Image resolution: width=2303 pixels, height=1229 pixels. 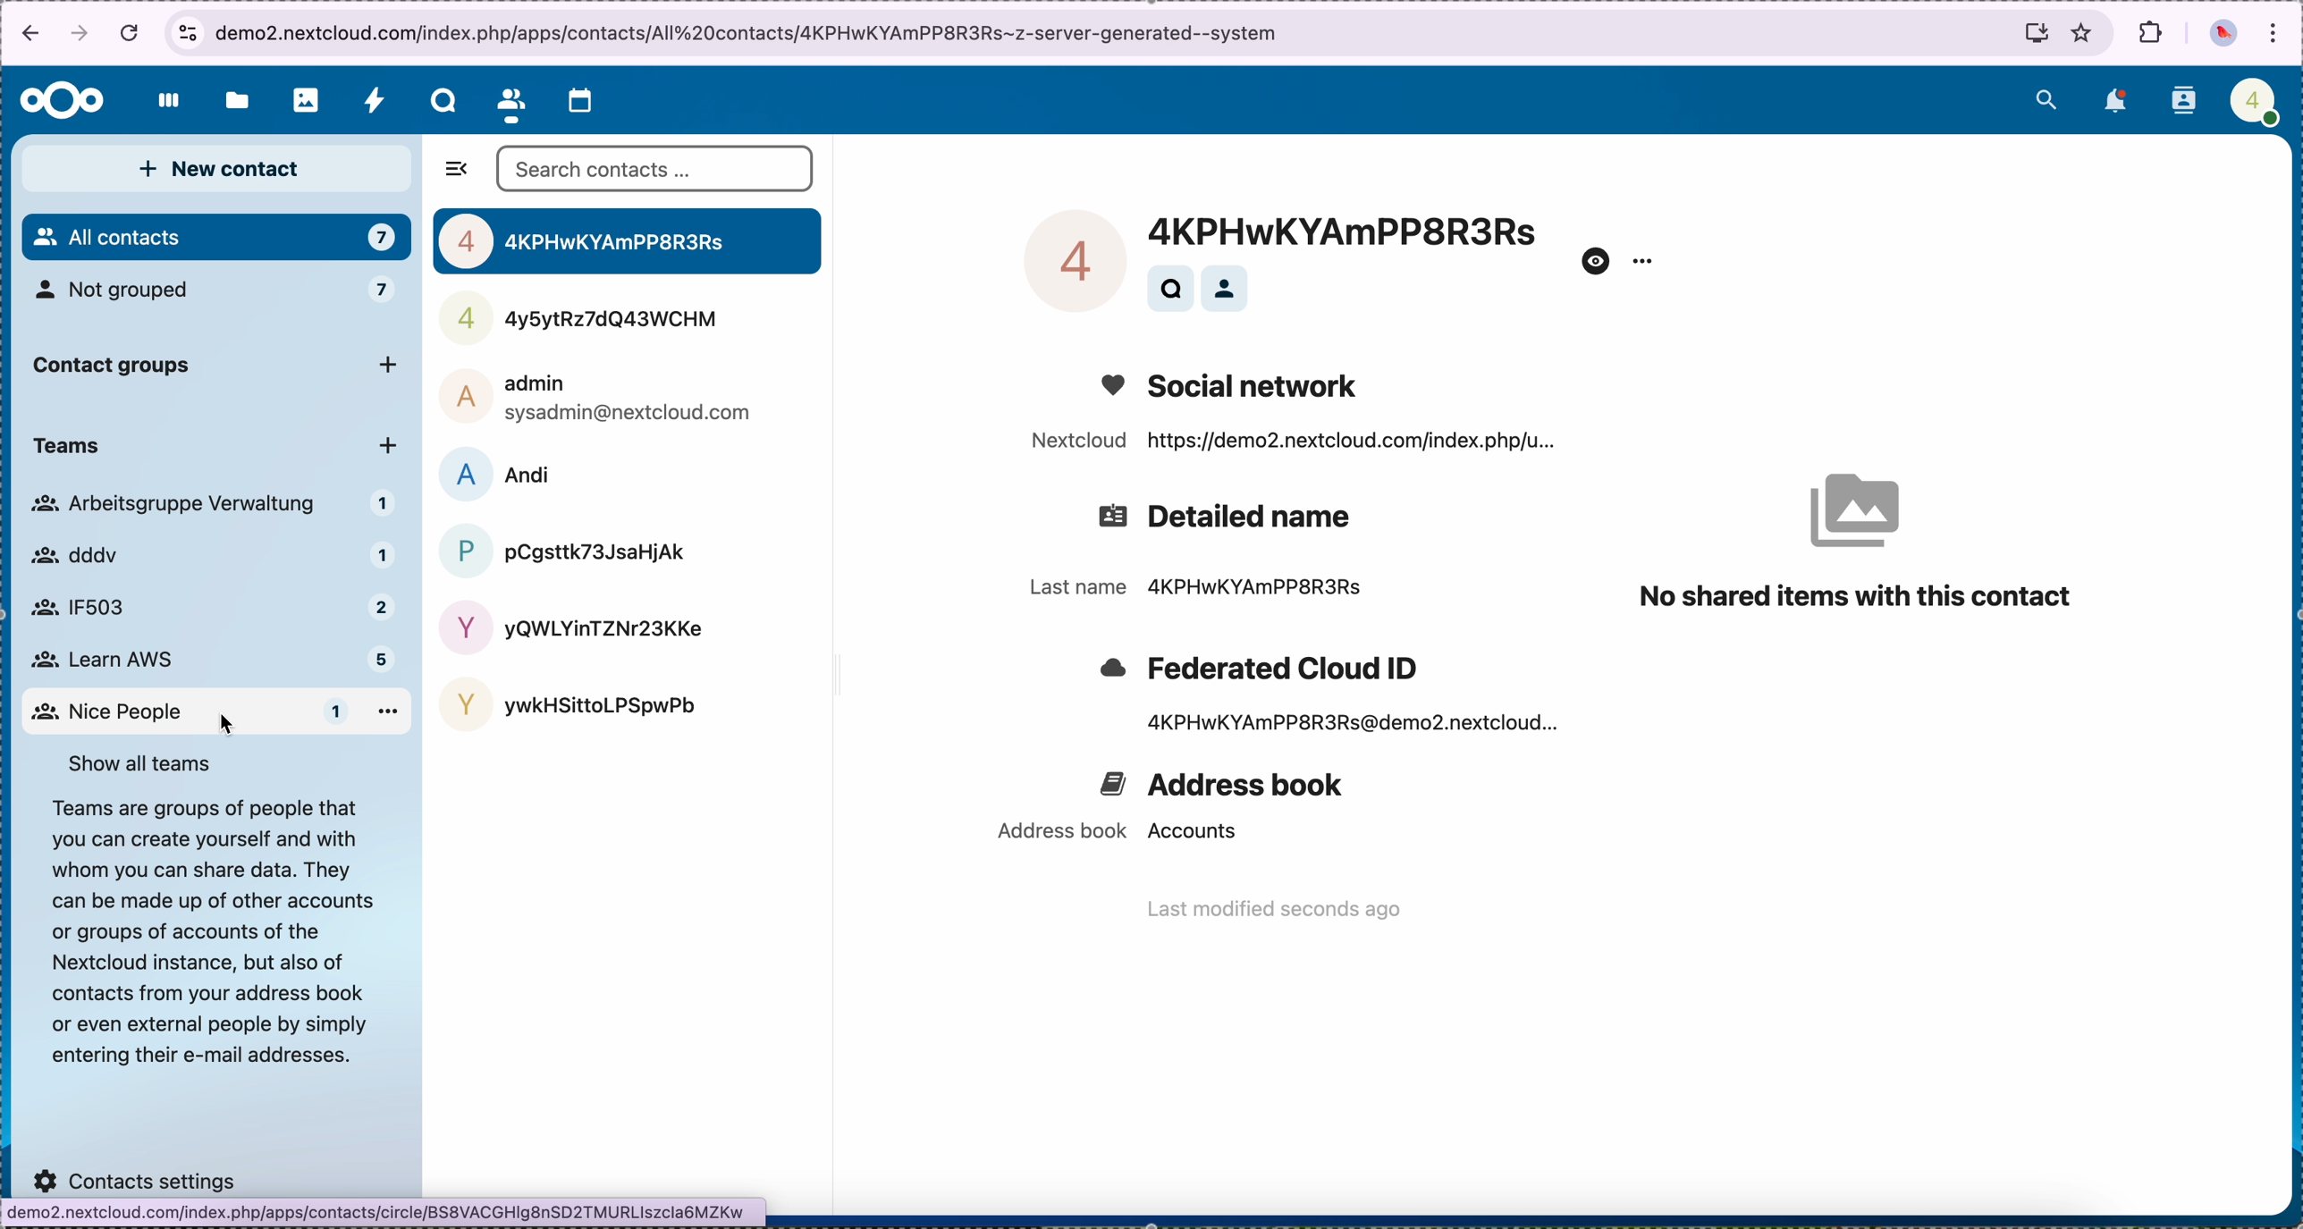 What do you see at coordinates (1865, 532) in the screenshot?
I see `no shared items with this contact` at bounding box center [1865, 532].